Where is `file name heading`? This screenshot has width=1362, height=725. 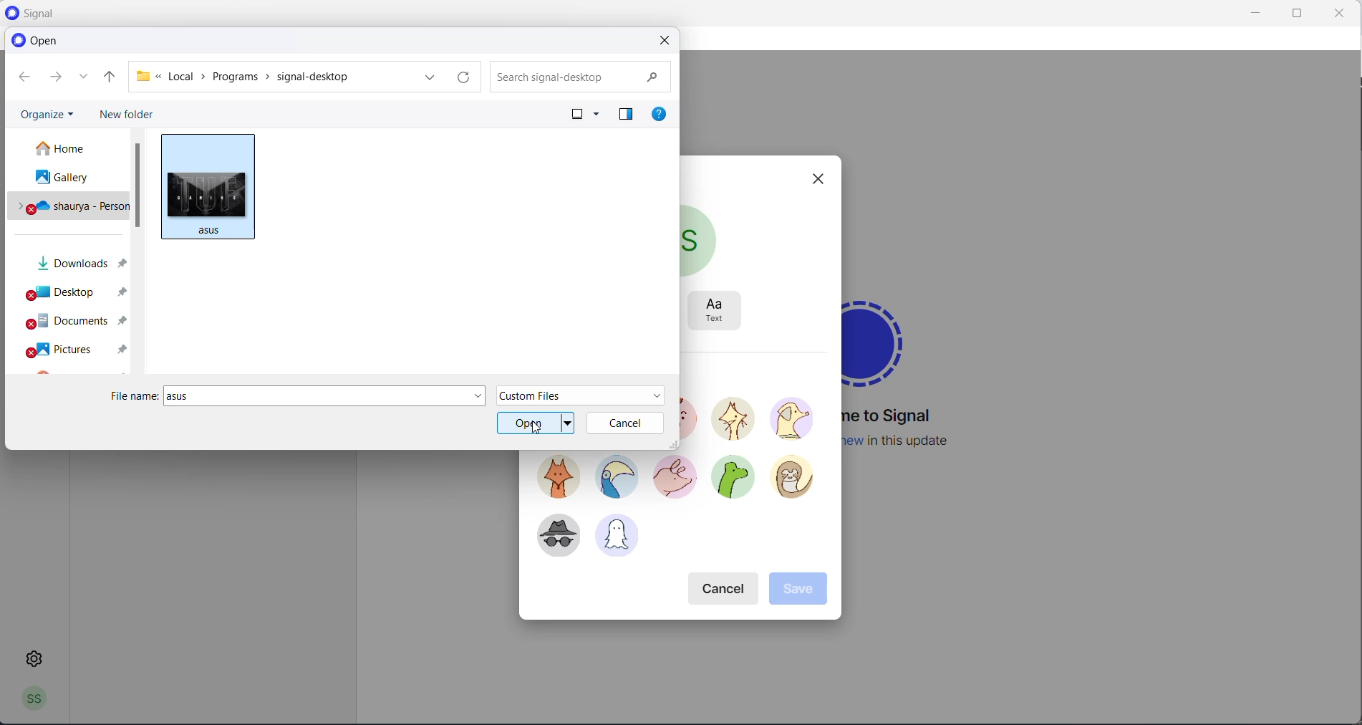
file name heading is located at coordinates (133, 397).